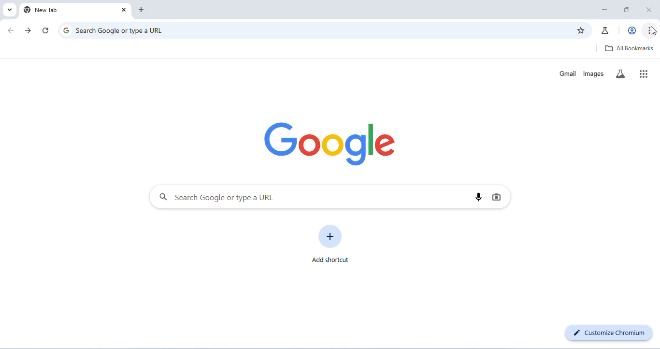 The width and height of the screenshot is (660, 349). What do you see at coordinates (311, 197) in the screenshot?
I see `search google or type a URL` at bounding box center [311, 197].